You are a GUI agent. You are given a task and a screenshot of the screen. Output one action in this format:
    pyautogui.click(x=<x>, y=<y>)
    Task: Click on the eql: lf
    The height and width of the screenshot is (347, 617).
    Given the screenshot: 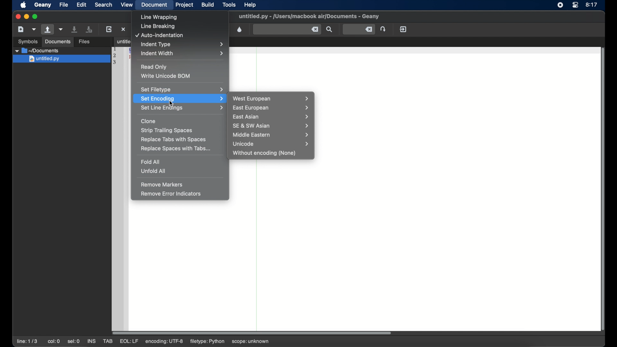 What is the action you would take?
    pyautogui.click(x=165, y=341)
    